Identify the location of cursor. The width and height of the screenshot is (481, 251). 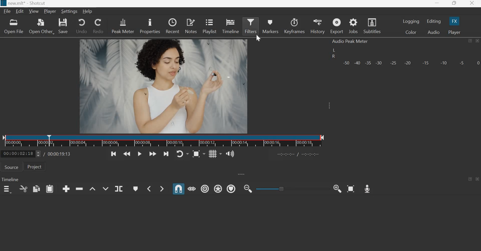
(258, 39).